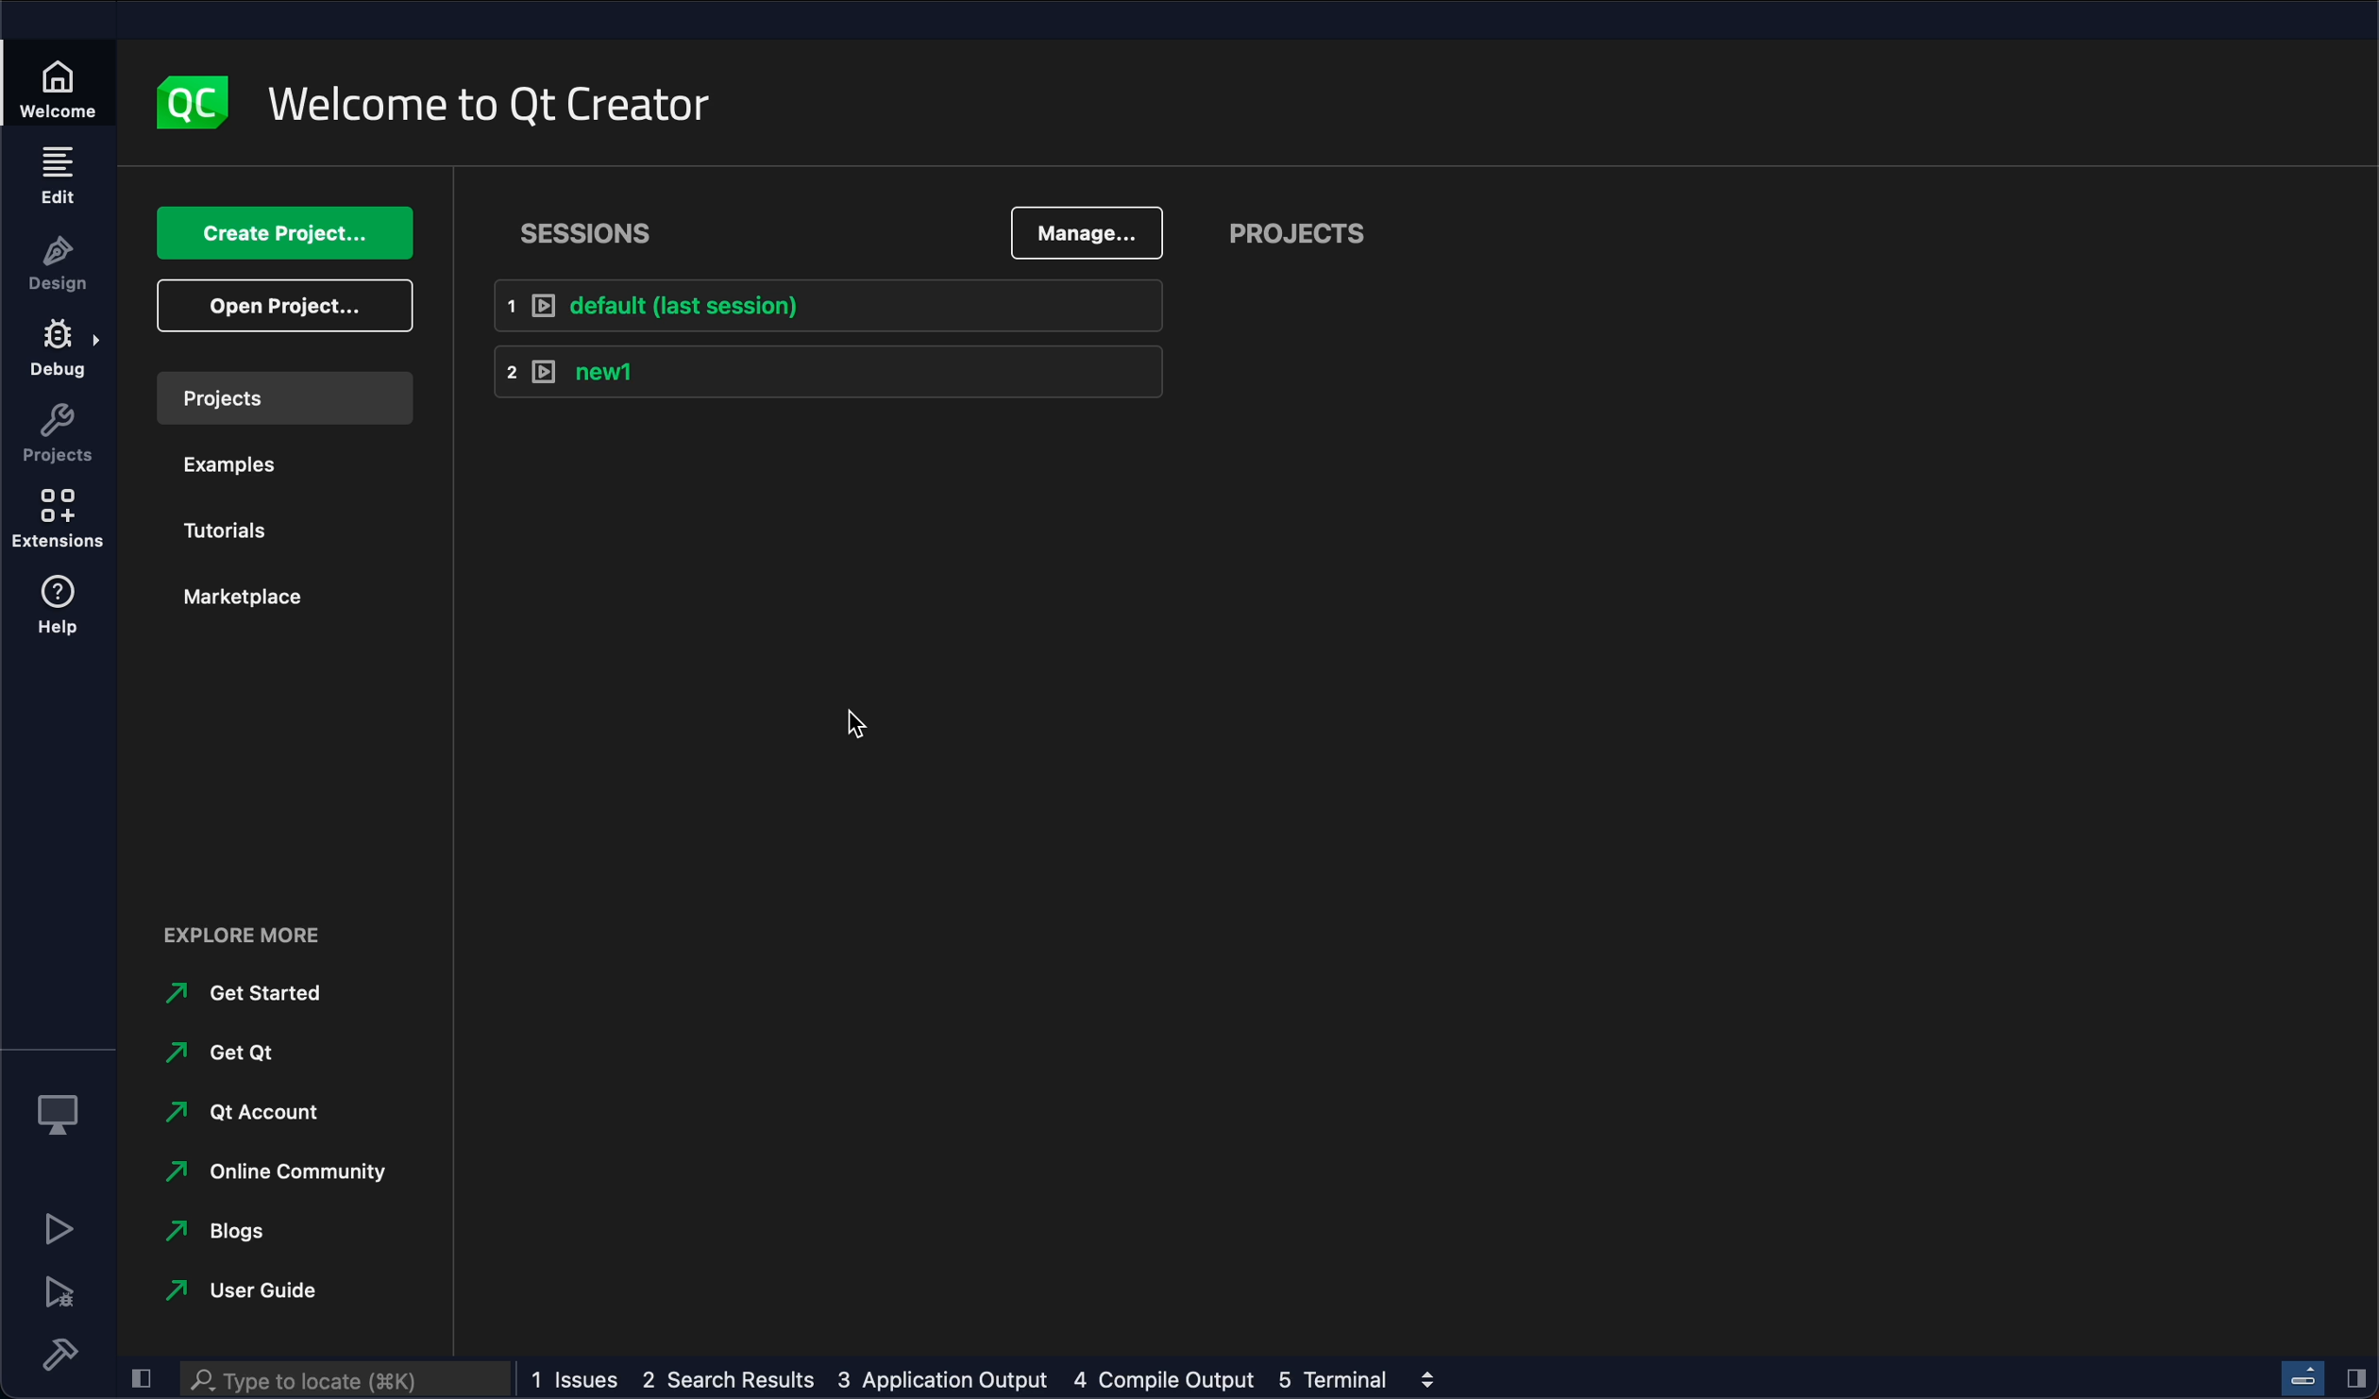  What do you see at coordinates (350, 1381) in the screenshot?
I see `search` at bounding box center [350, 1381].